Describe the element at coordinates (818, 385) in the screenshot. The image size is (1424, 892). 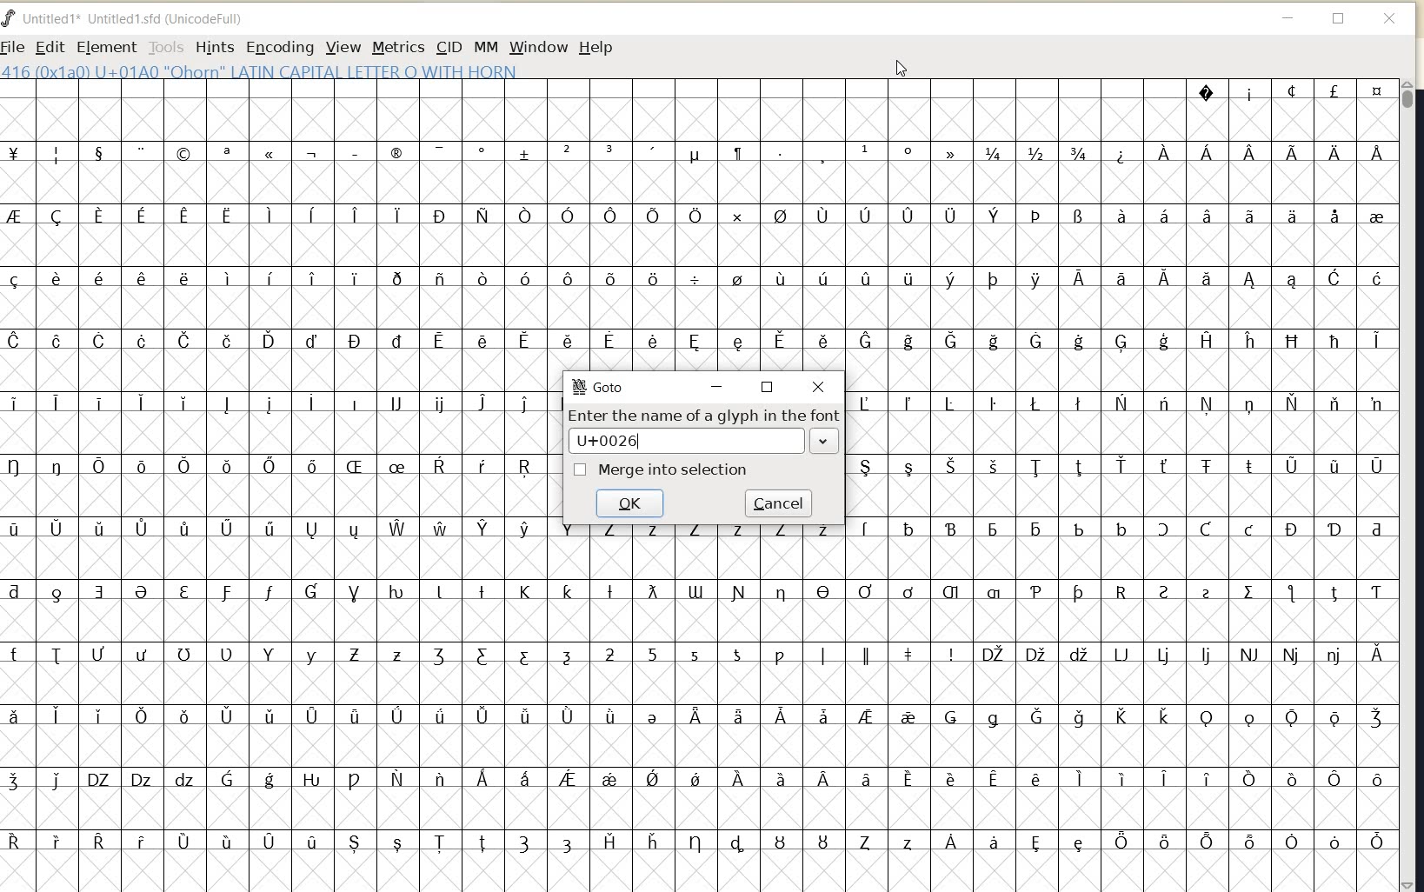
I see `close` at that location.